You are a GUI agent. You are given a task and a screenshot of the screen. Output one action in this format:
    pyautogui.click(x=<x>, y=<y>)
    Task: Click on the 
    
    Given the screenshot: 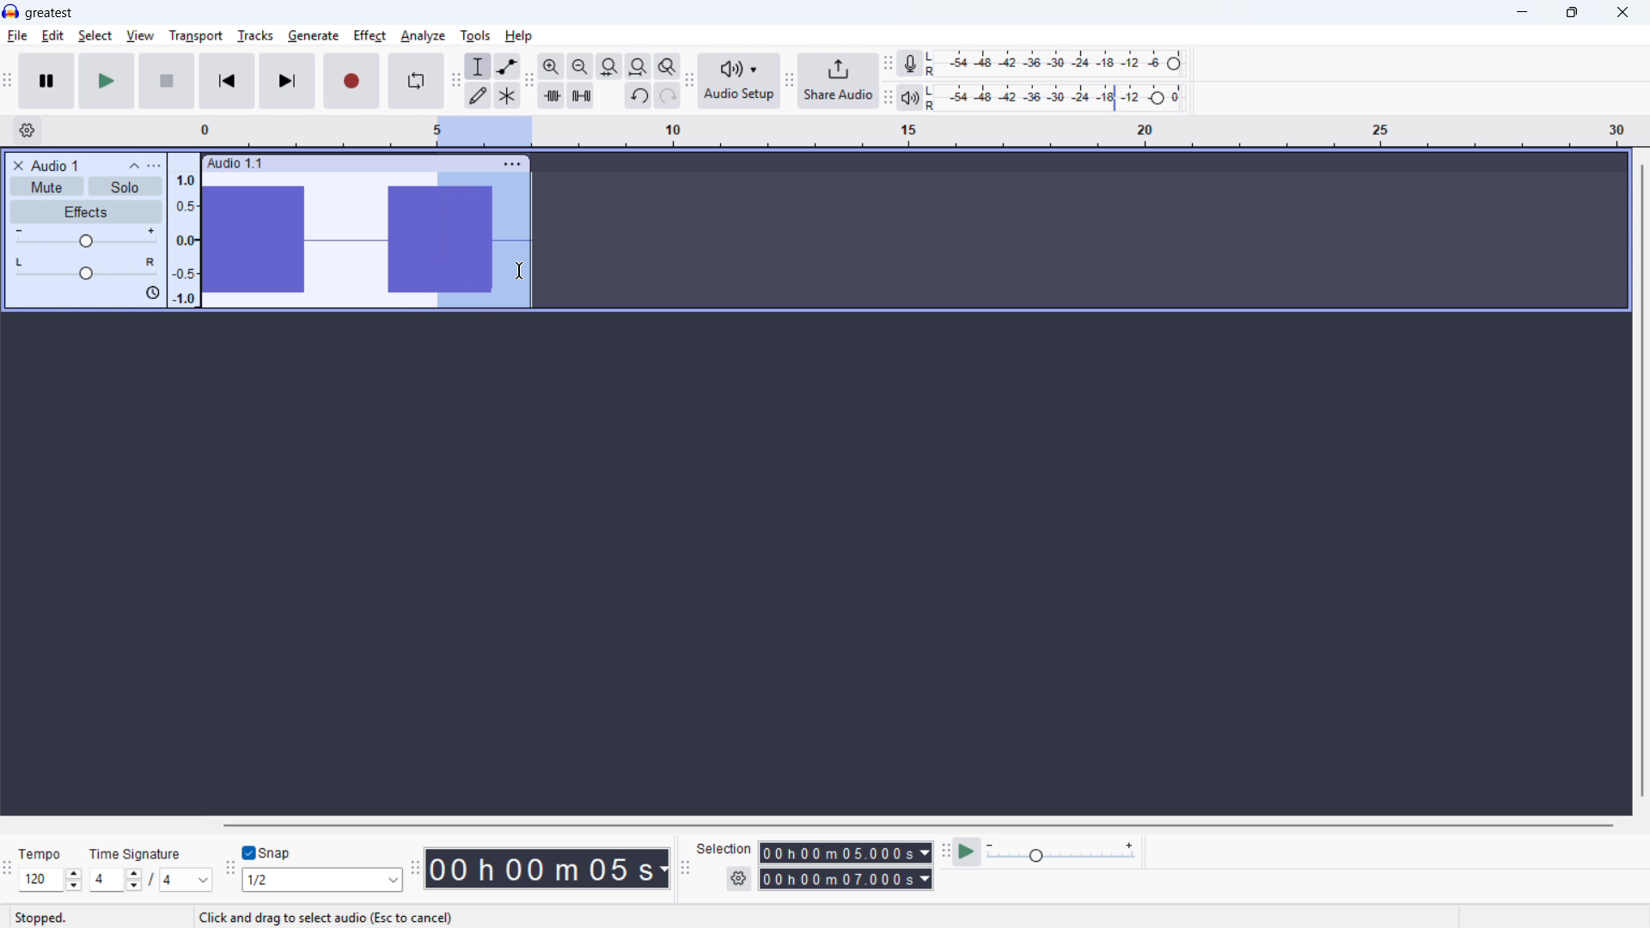 What is the action you would take?
    pyautogui.click(x=789, y=82)
    